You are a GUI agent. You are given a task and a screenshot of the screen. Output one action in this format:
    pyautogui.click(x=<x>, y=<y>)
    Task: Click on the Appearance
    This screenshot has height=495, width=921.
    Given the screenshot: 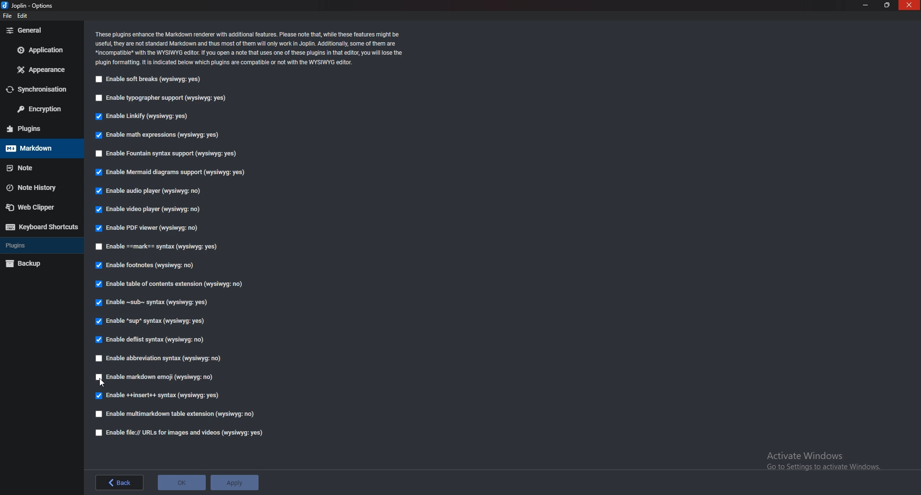 What is the action you would take?
    pyautogui.click(x=40, y=71)
    